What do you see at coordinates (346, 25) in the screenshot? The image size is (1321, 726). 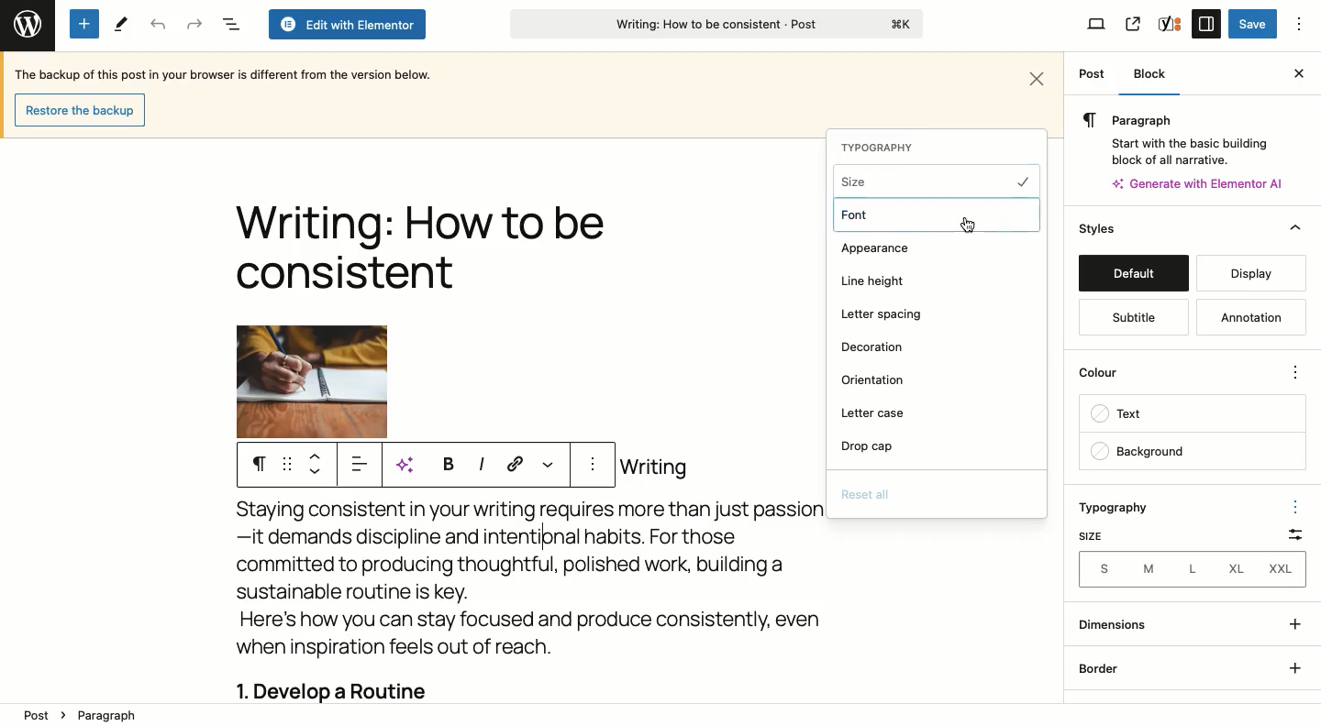 I see `Edit with elementor` at bounding box center [346, 25].